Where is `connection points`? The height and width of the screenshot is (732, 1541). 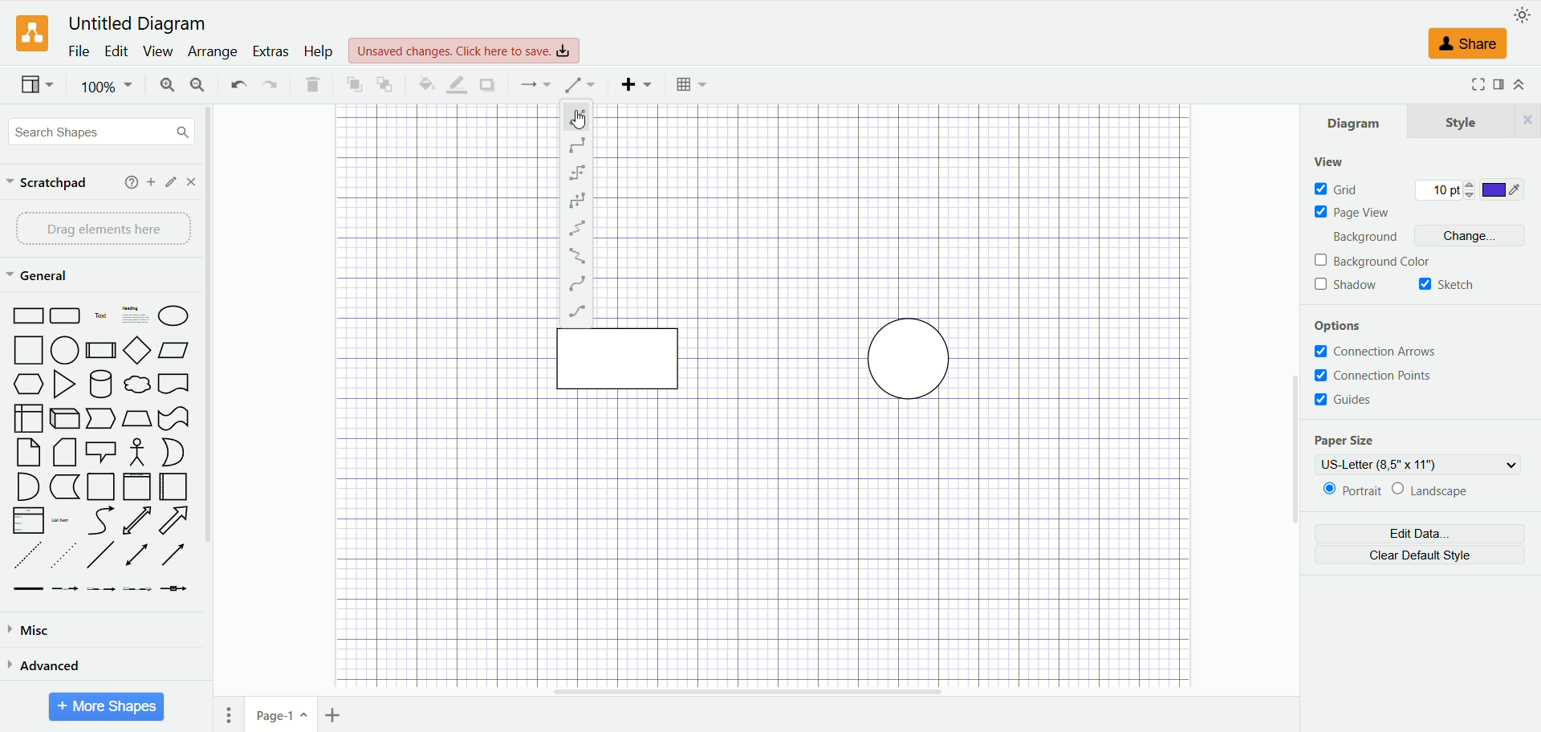
connection points is located at coordinates (1372, 375).